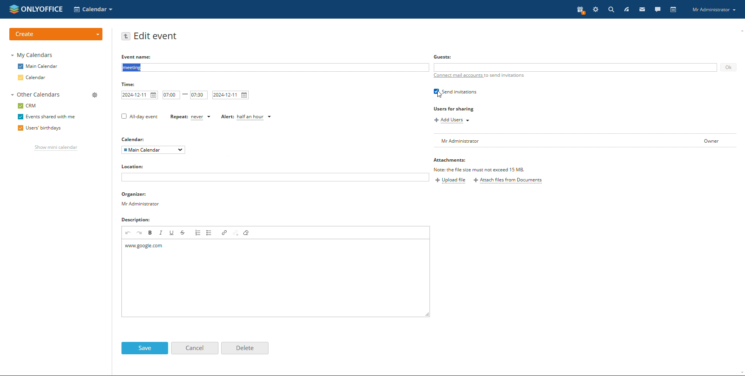 The width and height of the screenshot is (745, 376). I want to click on main calendar, so click(38, 66).